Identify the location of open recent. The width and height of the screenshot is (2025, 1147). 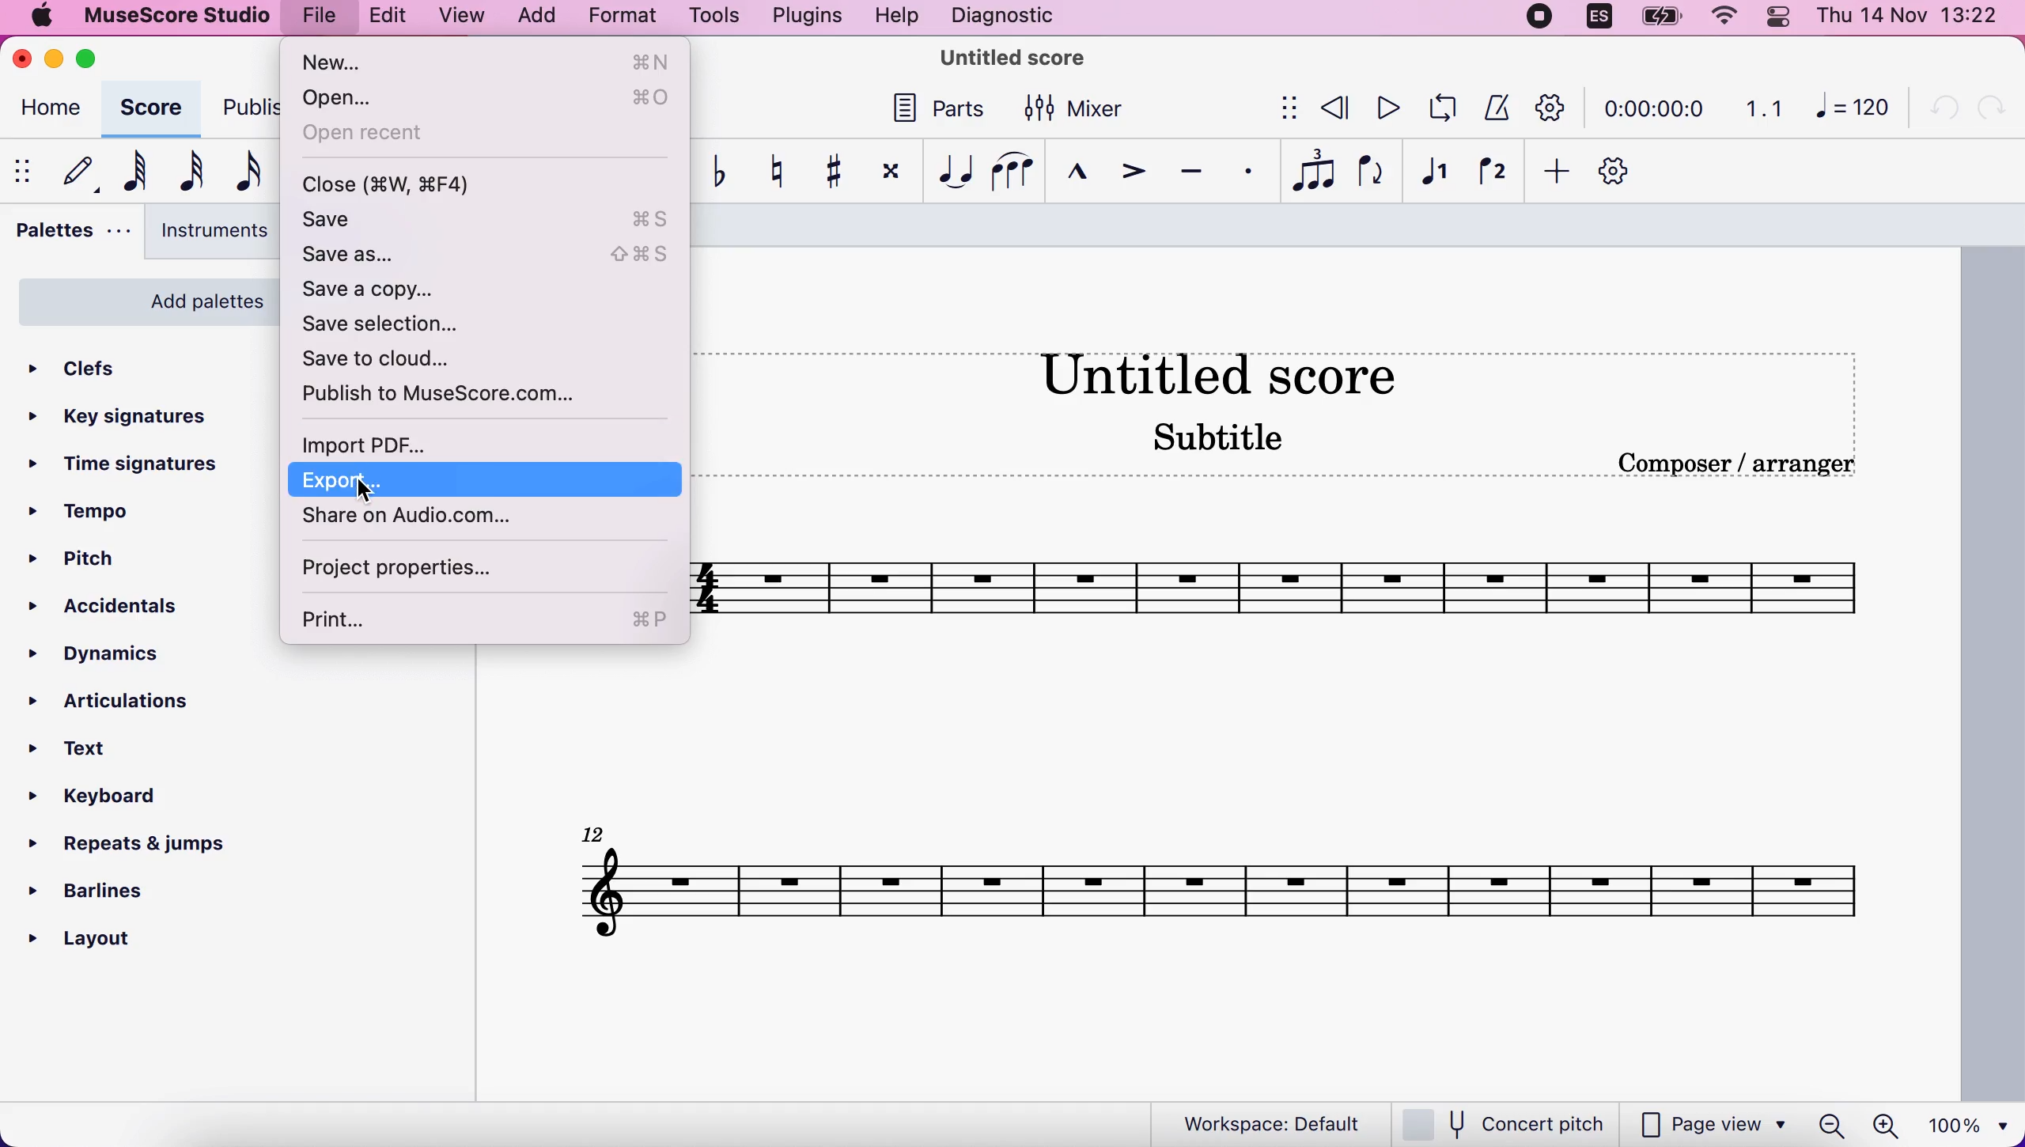
(485, 137).